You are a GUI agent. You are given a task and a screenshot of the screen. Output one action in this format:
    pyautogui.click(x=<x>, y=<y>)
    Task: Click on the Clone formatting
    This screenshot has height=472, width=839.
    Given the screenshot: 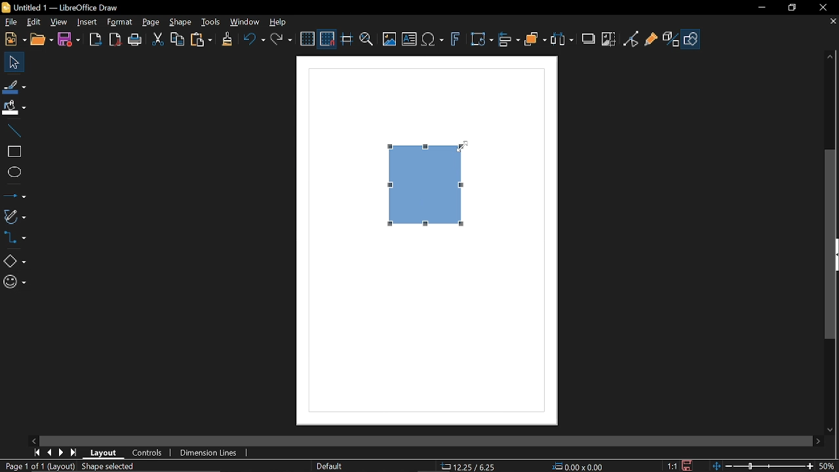 What is the action you would take?
    pyautogui.click(x=227, y=39)
    